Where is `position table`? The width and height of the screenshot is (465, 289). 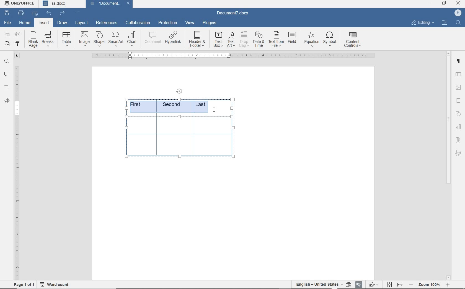 position table is located at coordinates (180, 90).